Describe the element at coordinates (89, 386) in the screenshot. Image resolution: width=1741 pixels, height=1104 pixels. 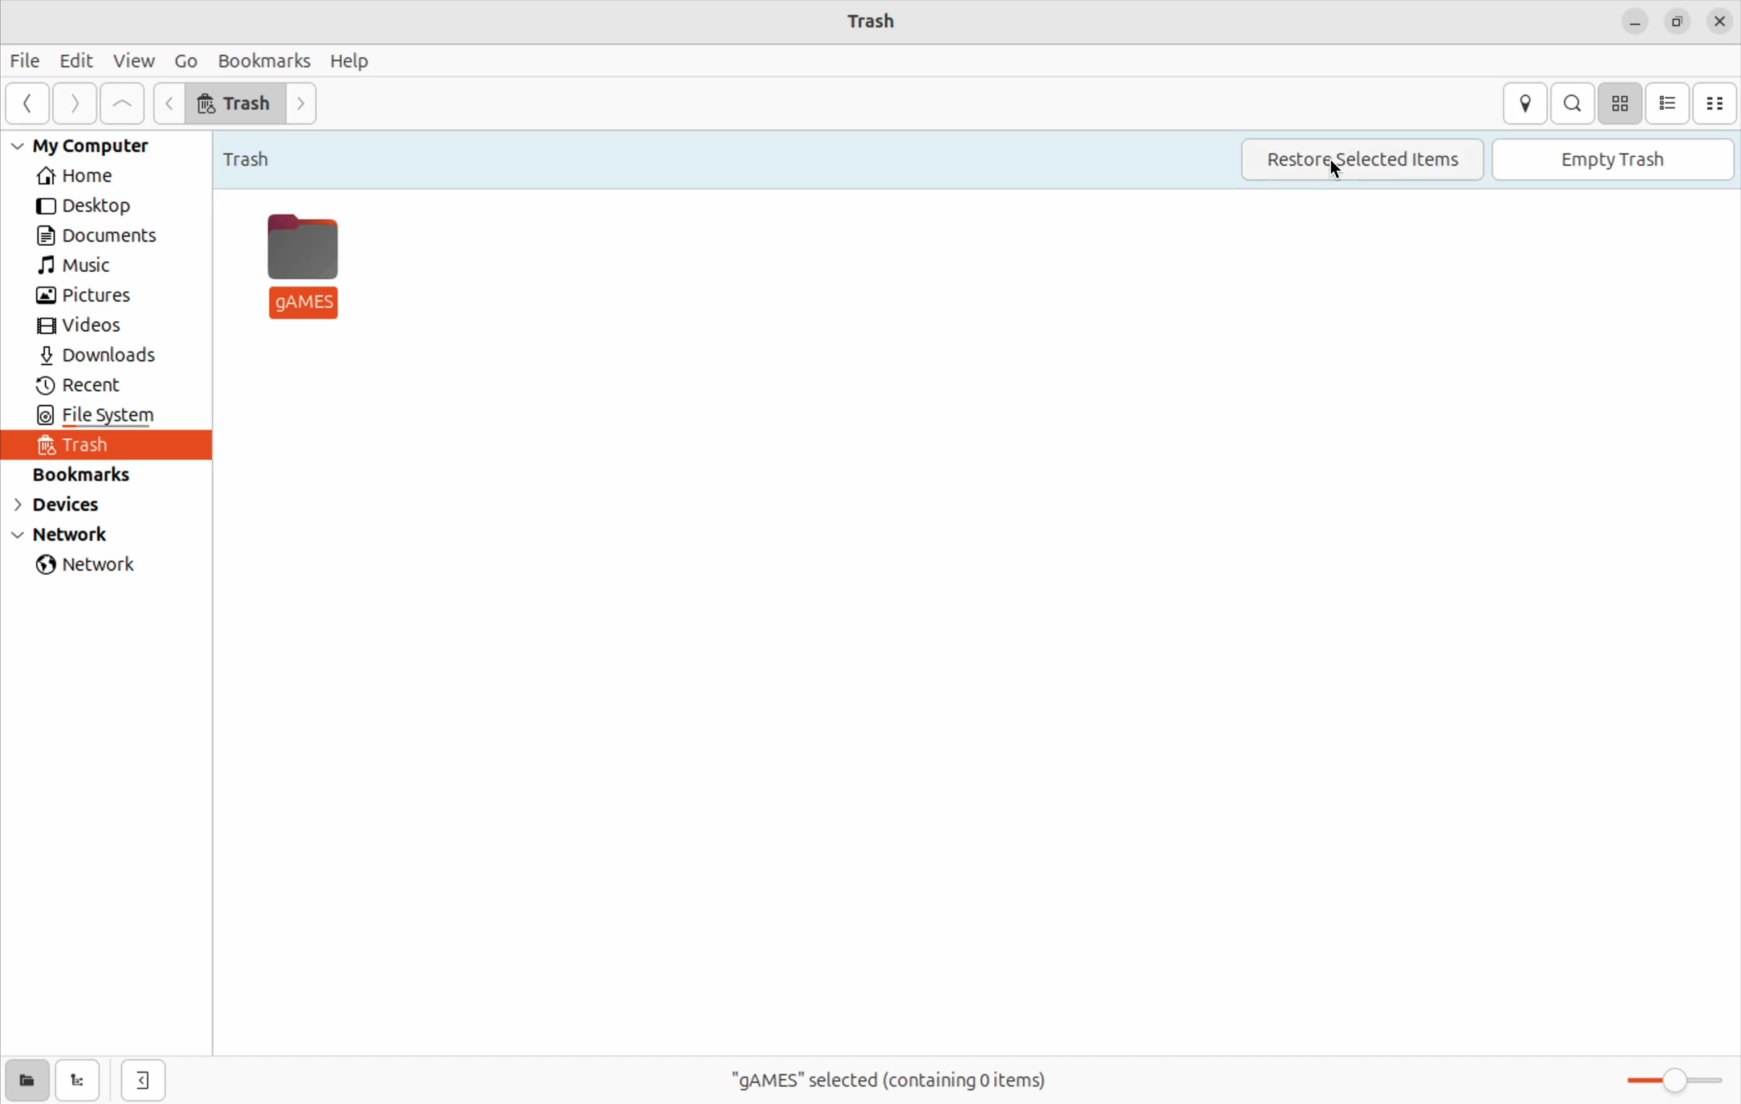
I see `recent` at that location.